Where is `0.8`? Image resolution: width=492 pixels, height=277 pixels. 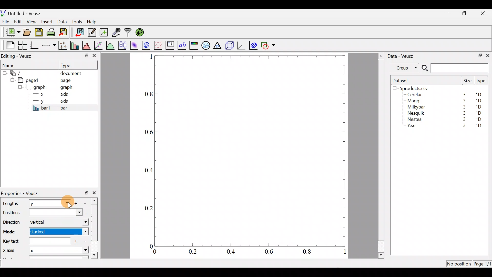
0.8 is located at coordinates (148, 94).